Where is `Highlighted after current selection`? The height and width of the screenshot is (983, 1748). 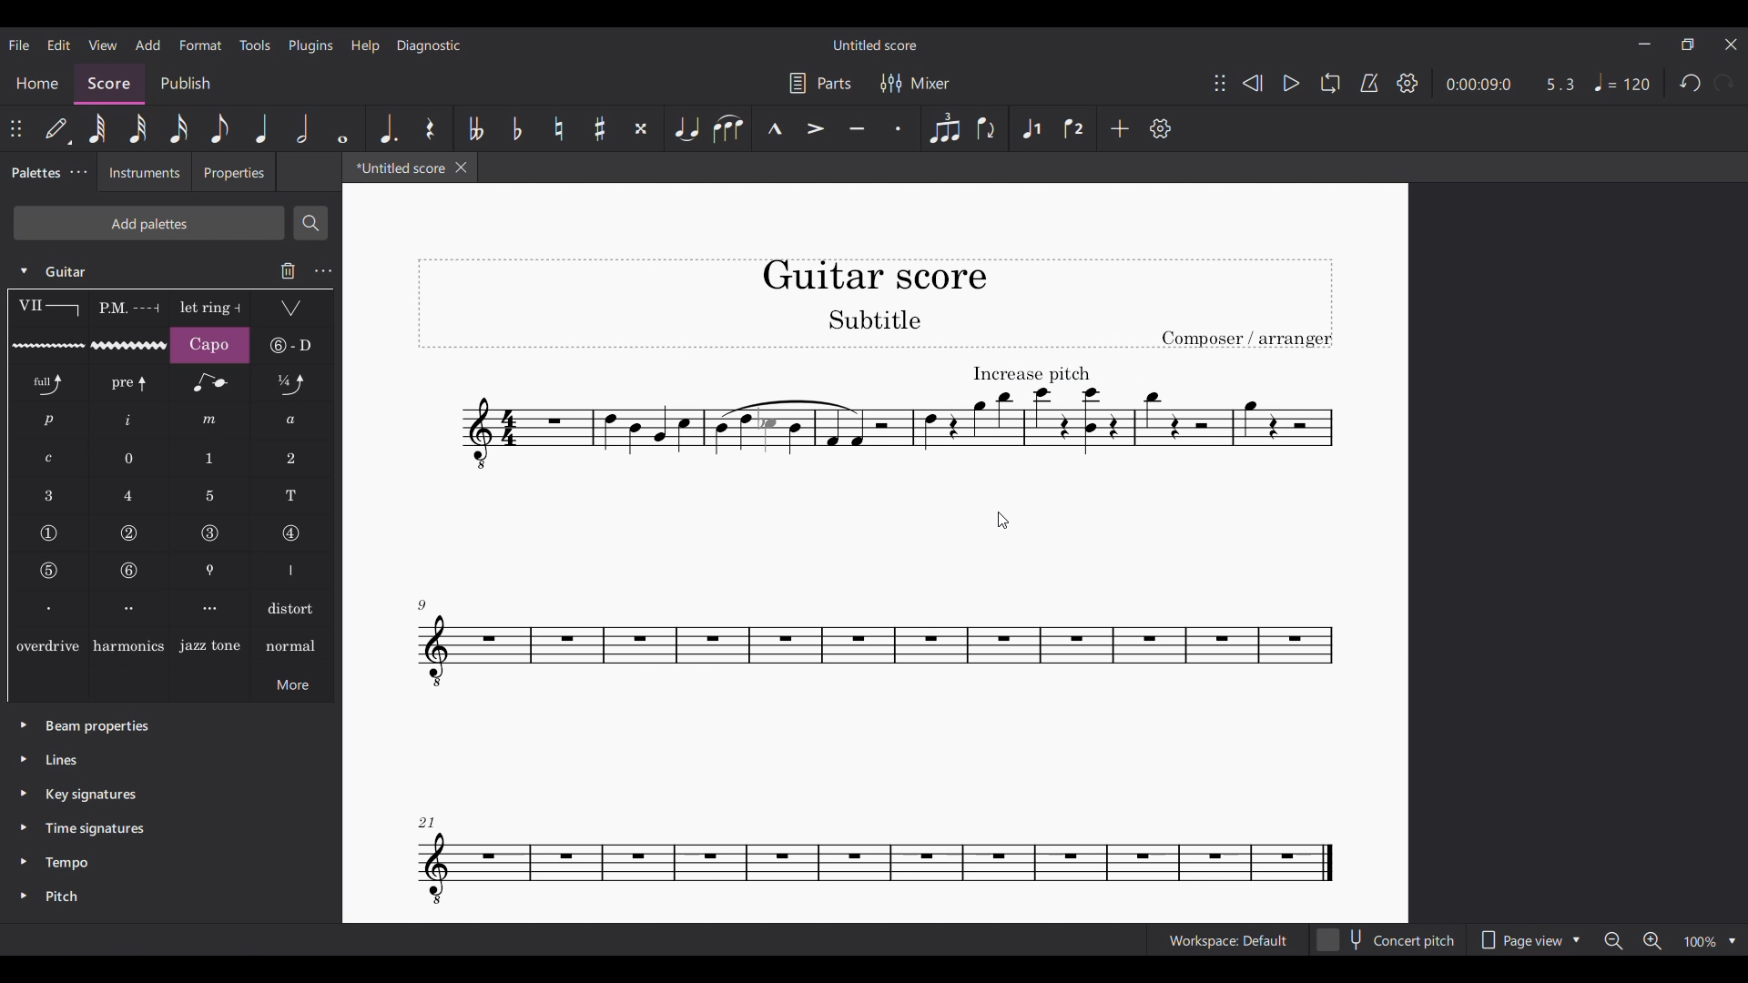
Highlighted after current selection is located at coordinates (1033, 129).